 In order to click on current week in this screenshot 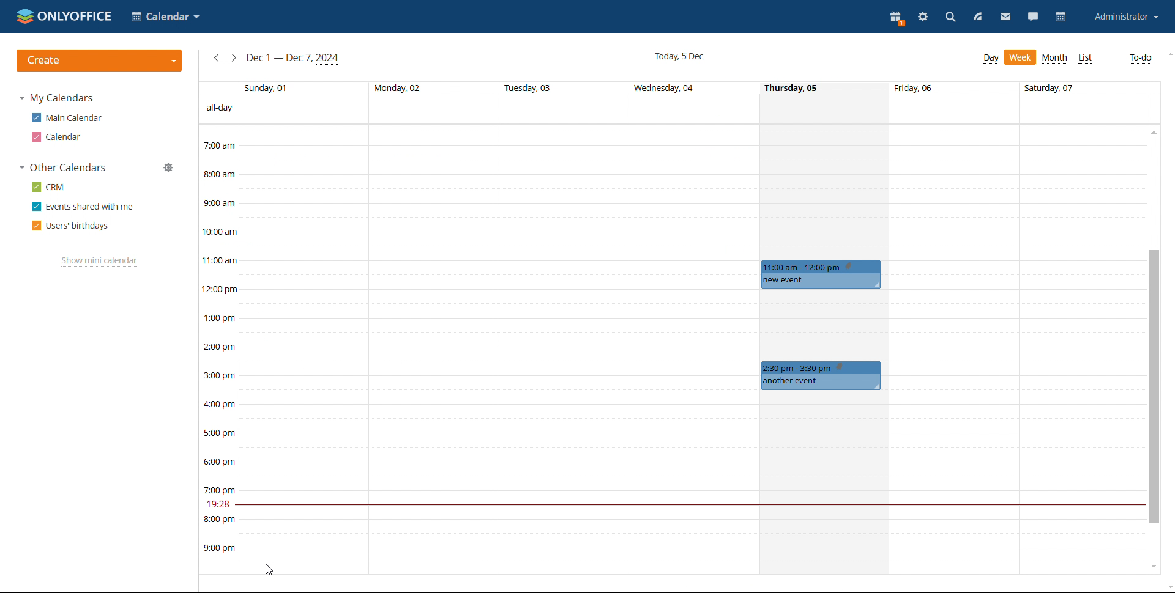, I will do `click(293, 59)`.